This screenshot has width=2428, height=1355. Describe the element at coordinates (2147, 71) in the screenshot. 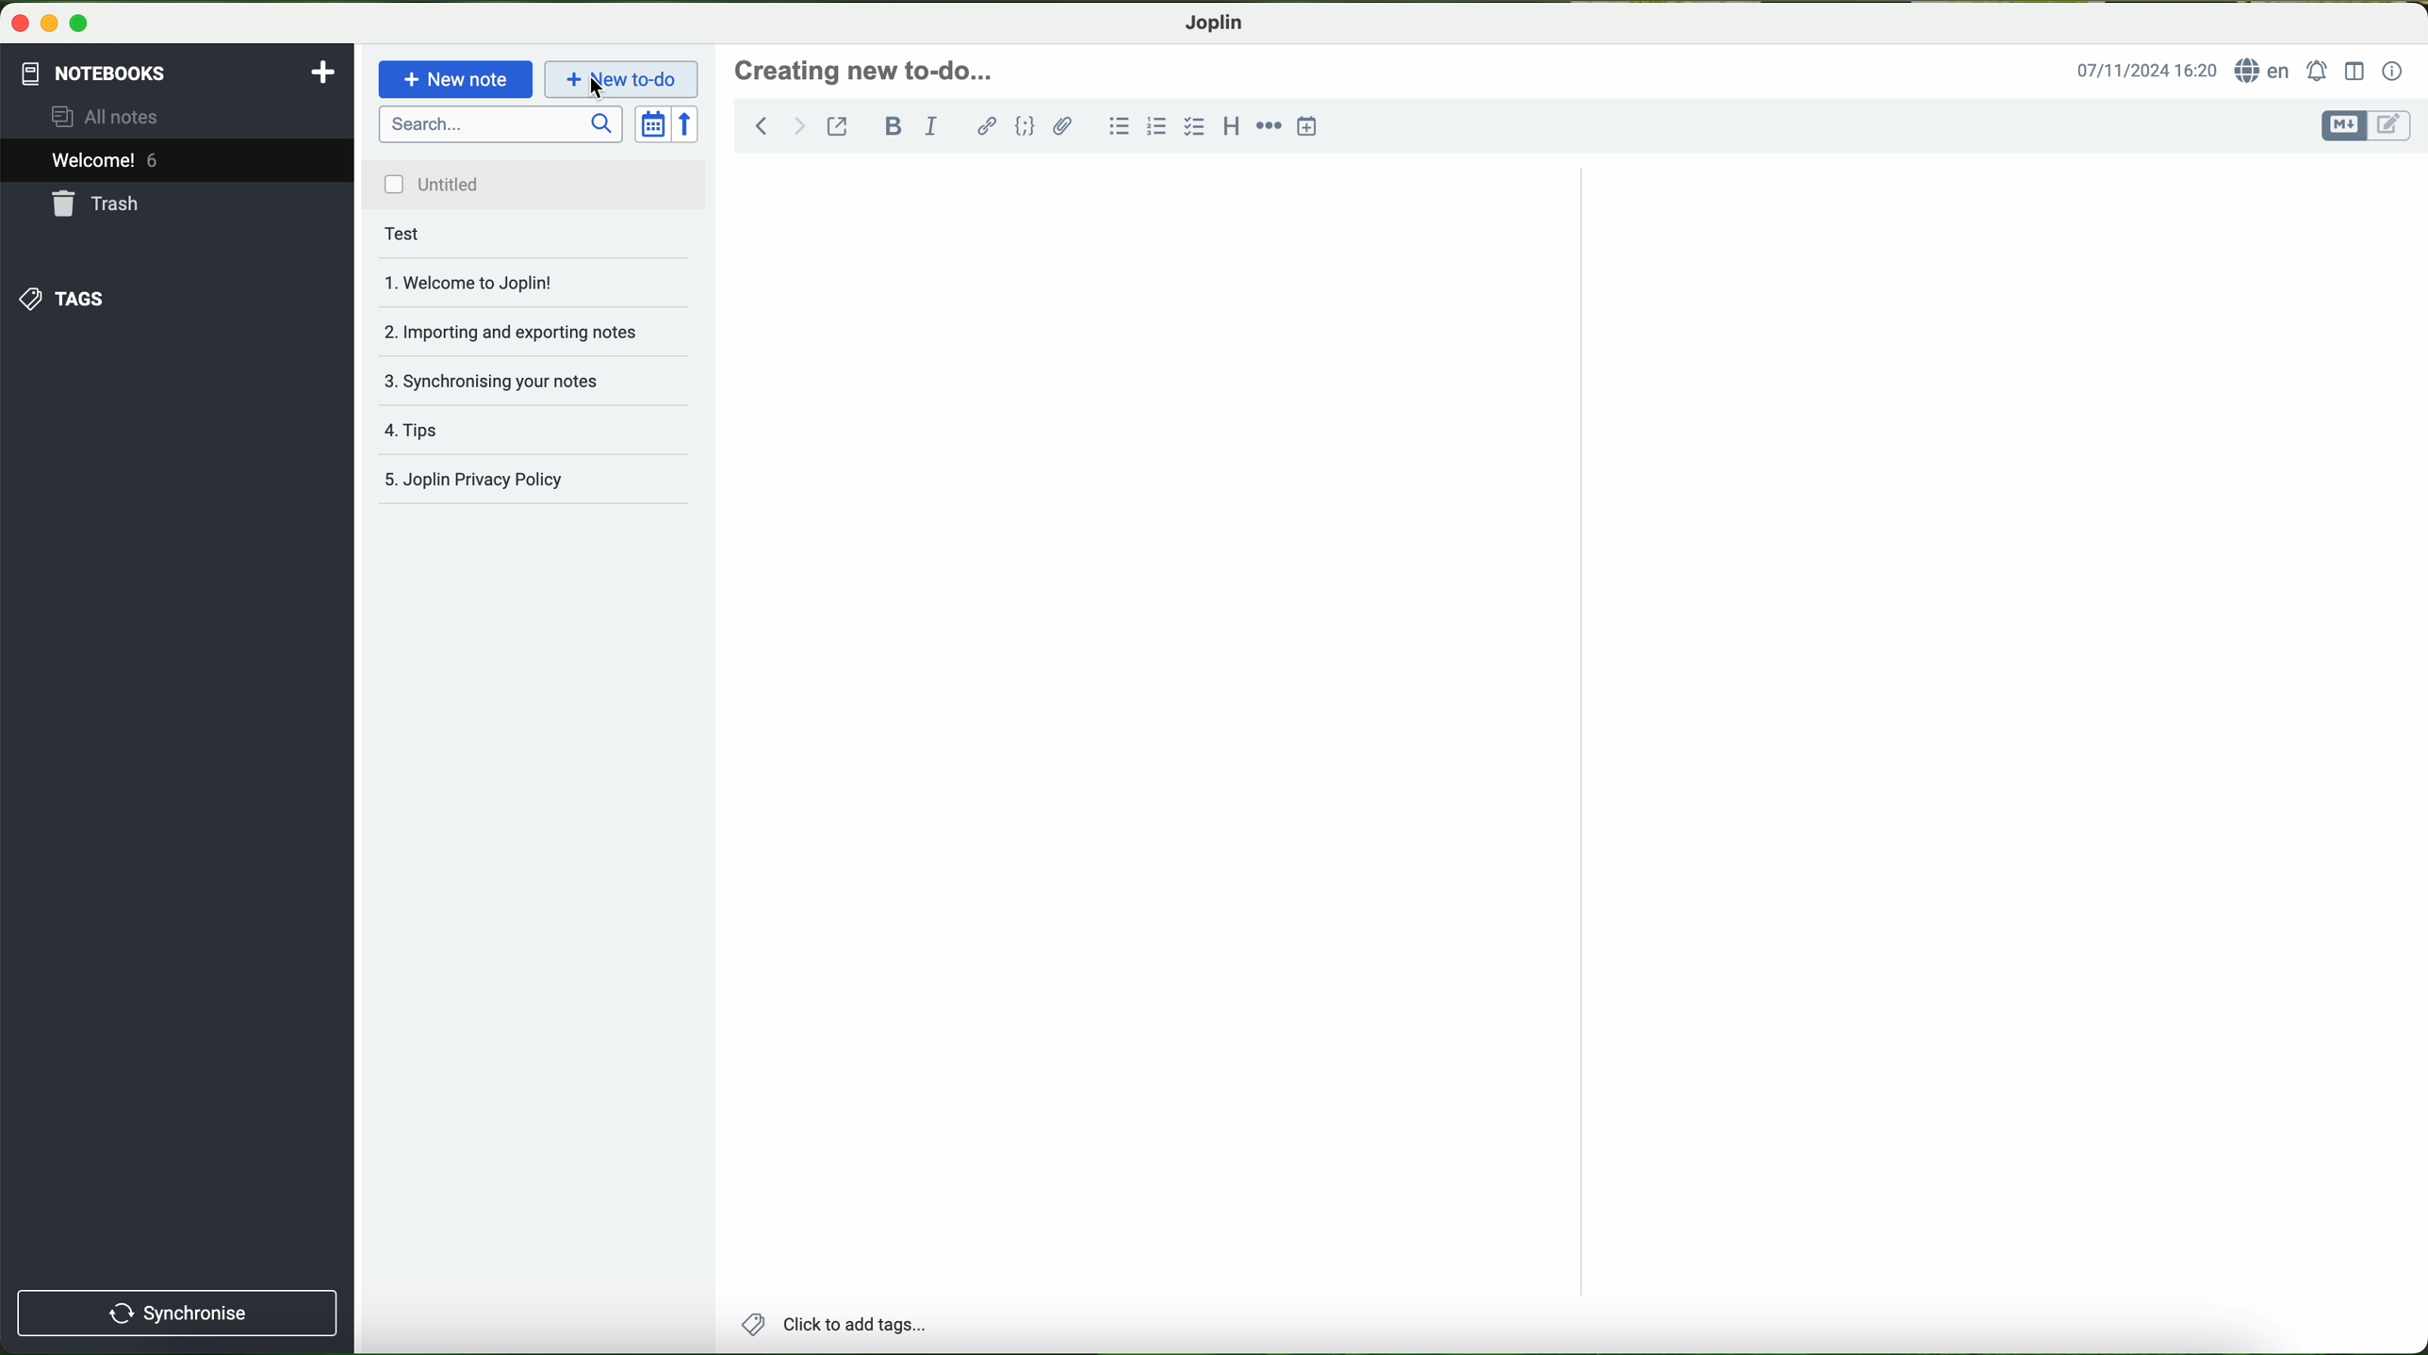

I see `date and hour` at that location.